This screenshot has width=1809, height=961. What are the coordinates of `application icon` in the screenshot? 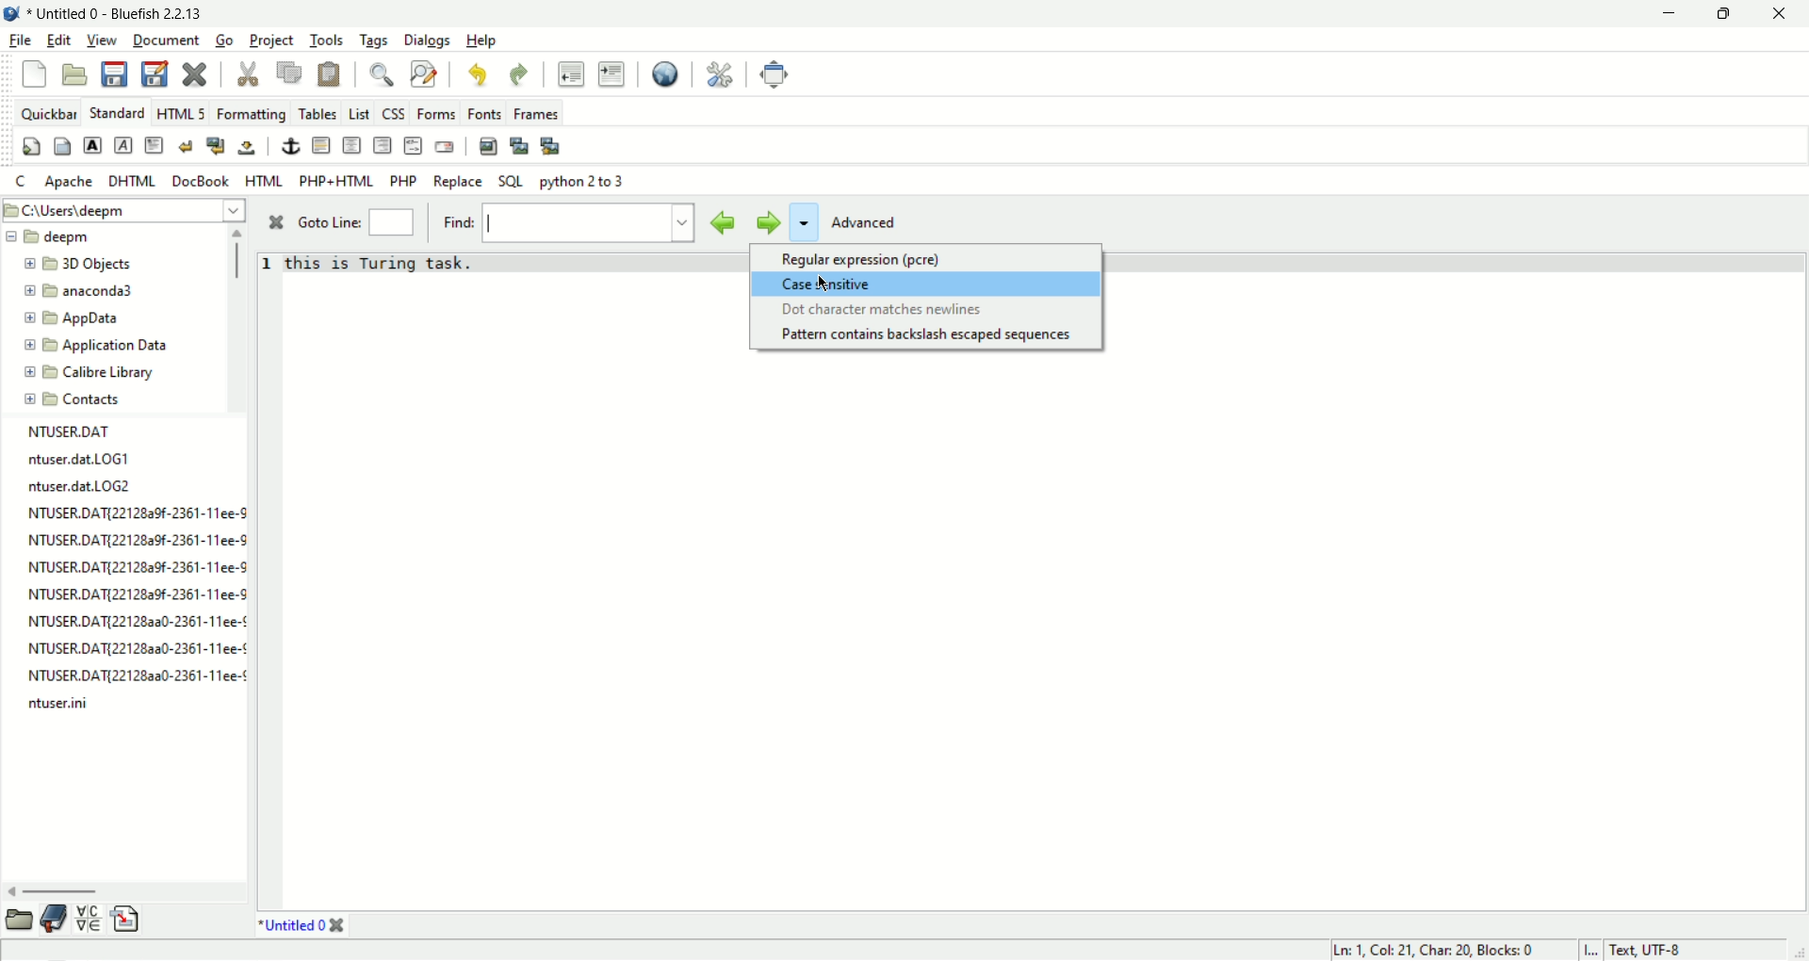 It's located at (11, 11).